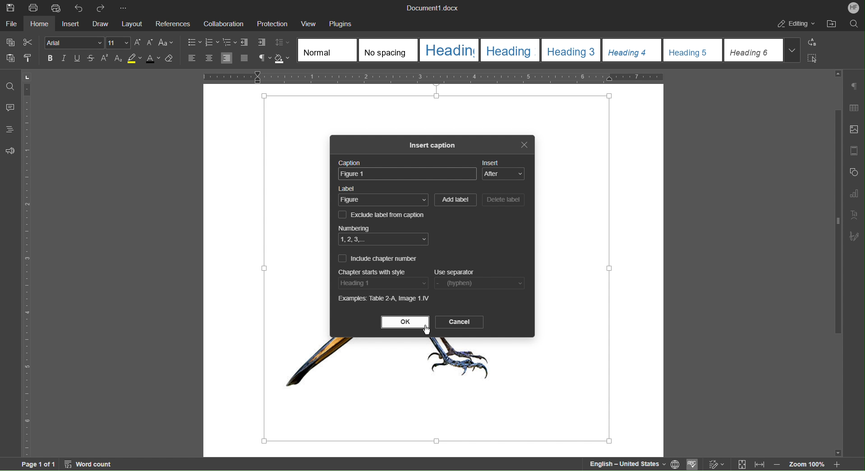  I want to click on References, so click(172, 25).